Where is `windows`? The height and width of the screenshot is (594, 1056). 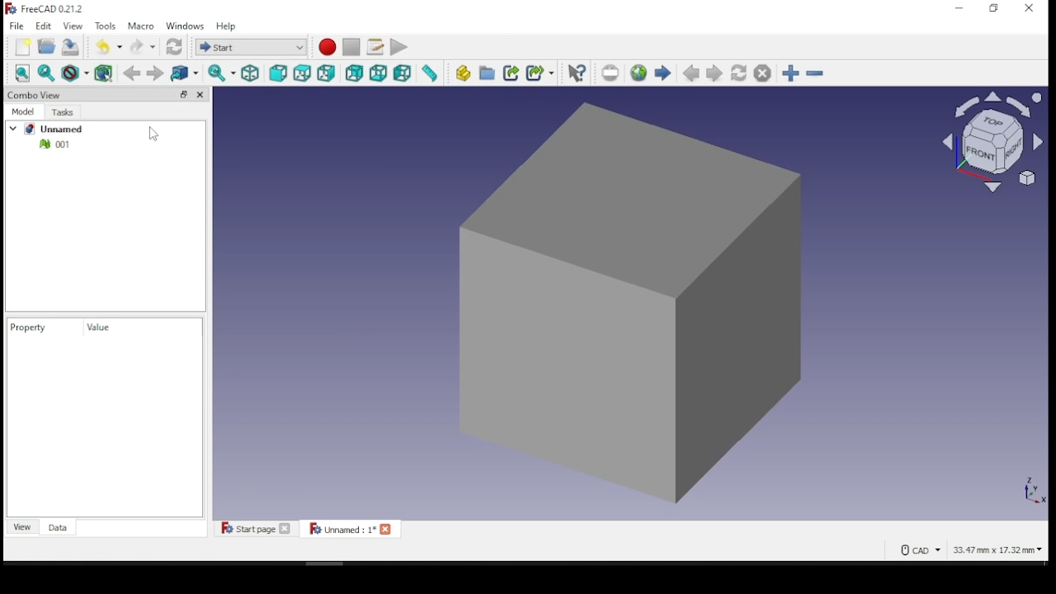 windows is located at coordinates (185, 26).